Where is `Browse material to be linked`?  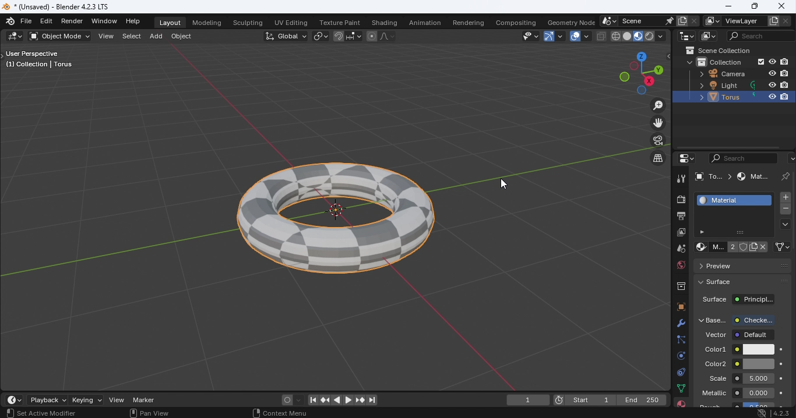 Browse material to be linked is located at coordinates (700, 247).